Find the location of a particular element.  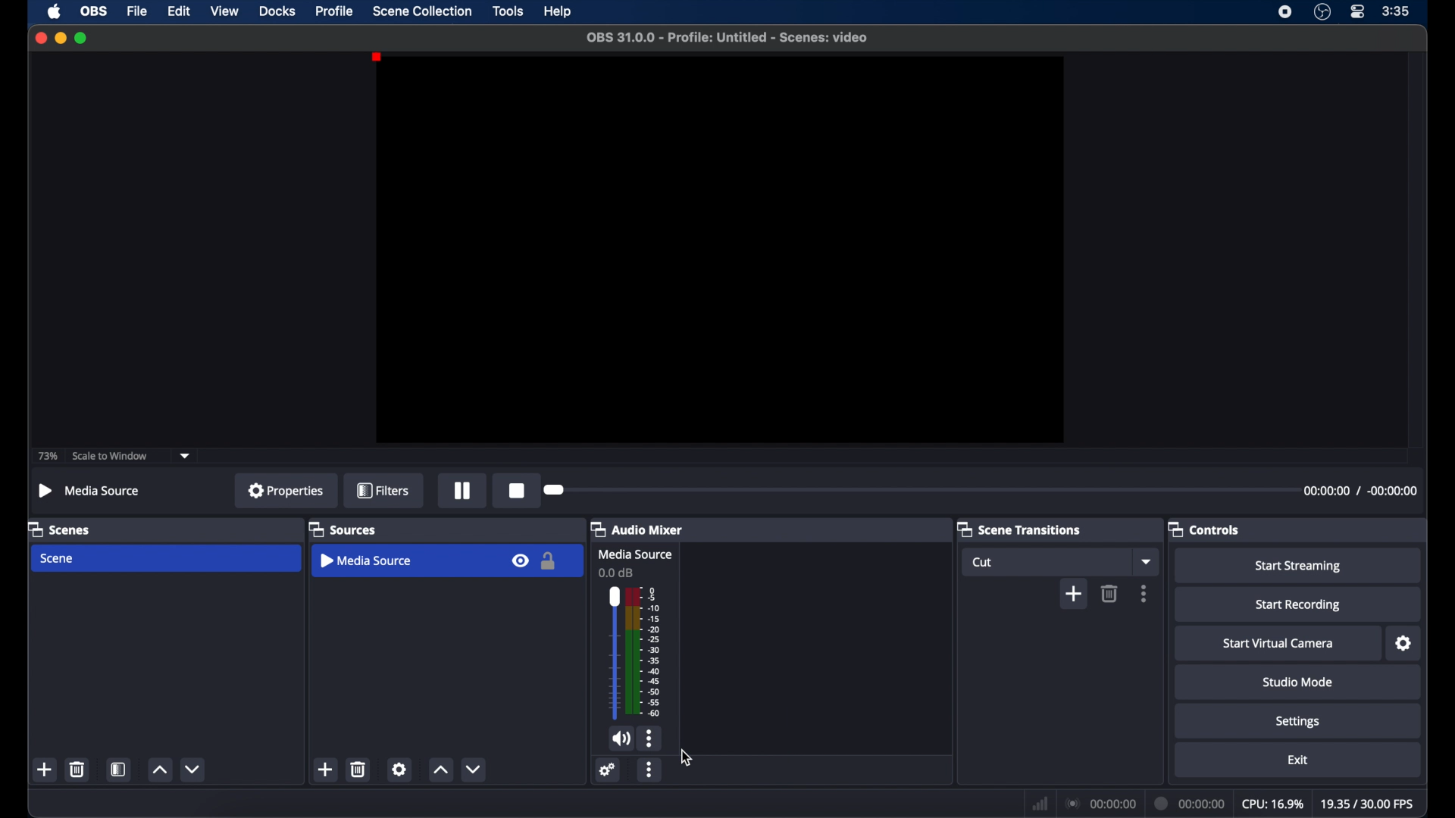

decrement is located at coordinates (192, 769).